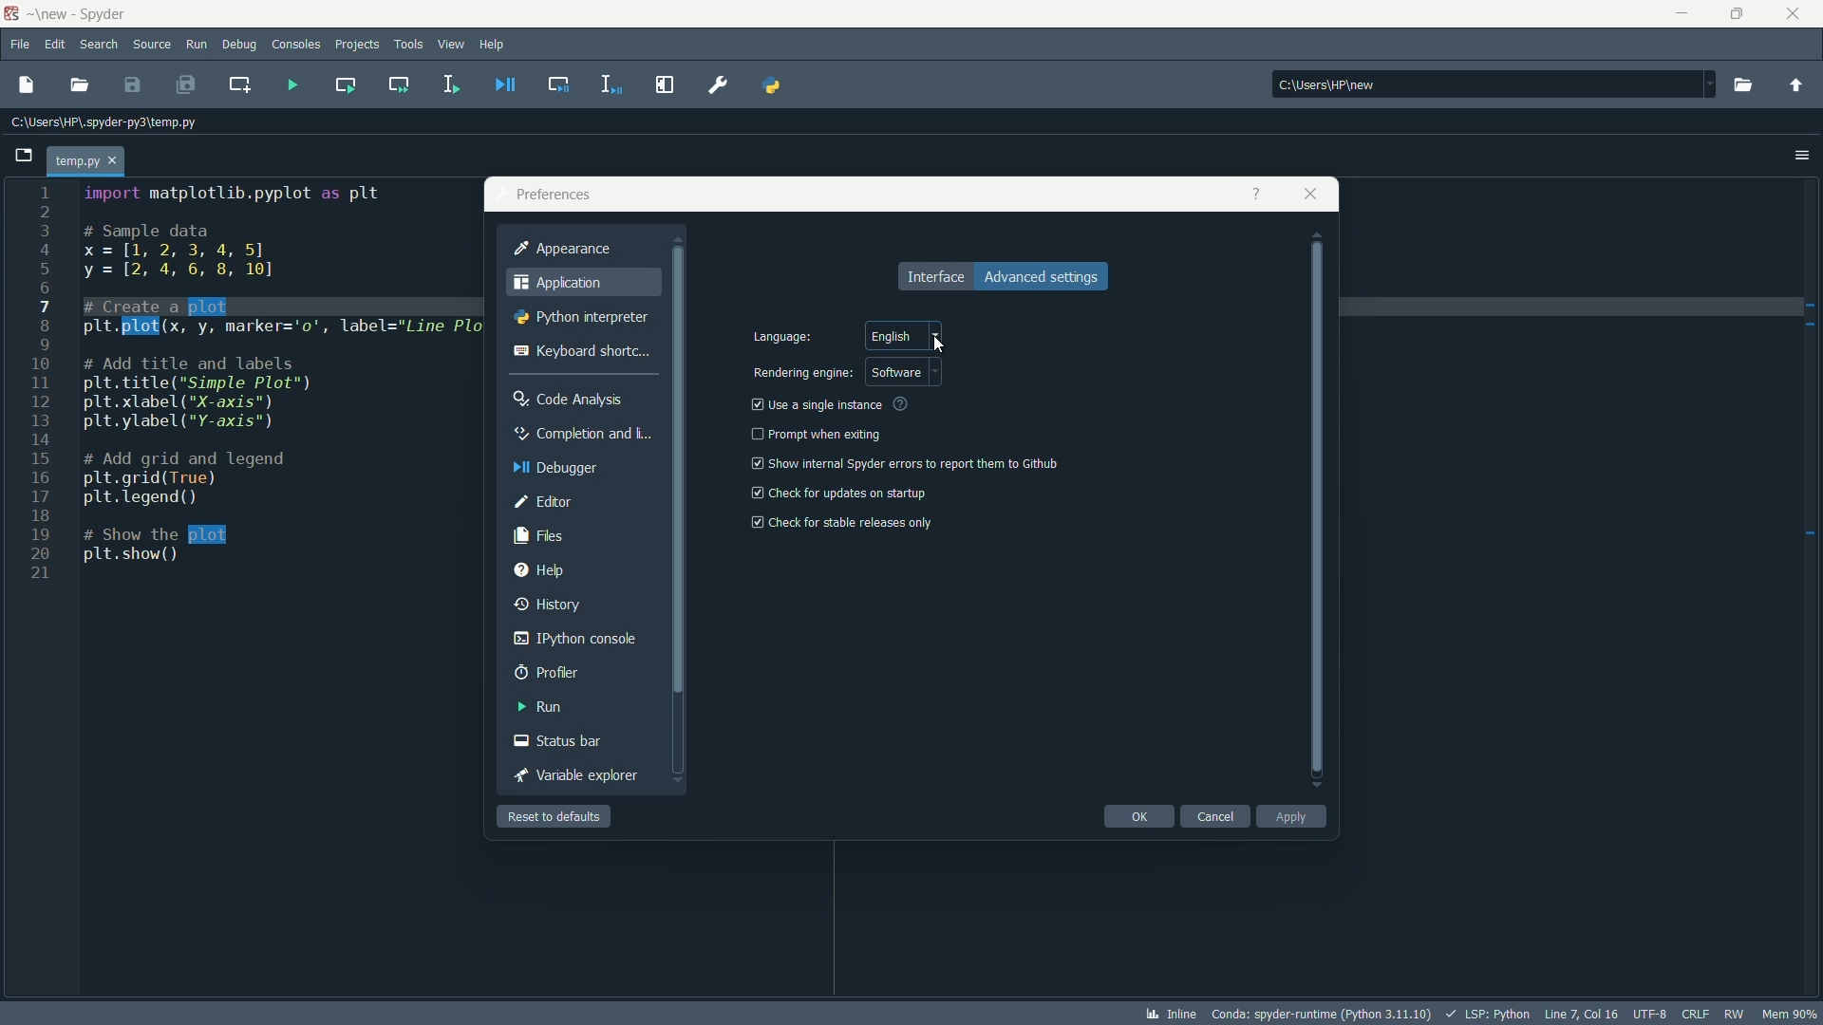  Describe the element at coordinates (5131, 3343) in the screenshot. I see `checkbox` at that location.